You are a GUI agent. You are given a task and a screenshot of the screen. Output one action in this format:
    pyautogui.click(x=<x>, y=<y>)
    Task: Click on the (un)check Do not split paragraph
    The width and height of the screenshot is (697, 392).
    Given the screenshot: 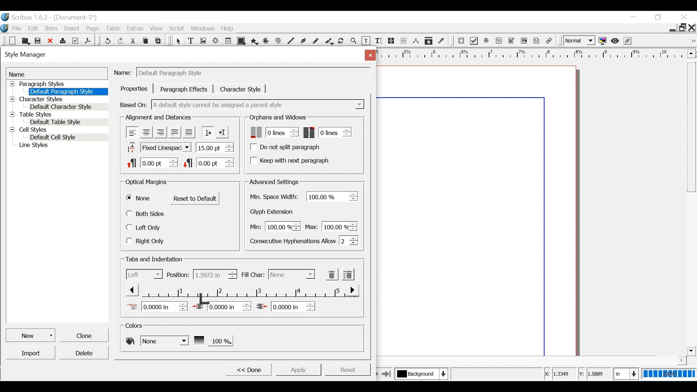 What is the action you would take?
    pyautogui.click(x=286, y=147)
    